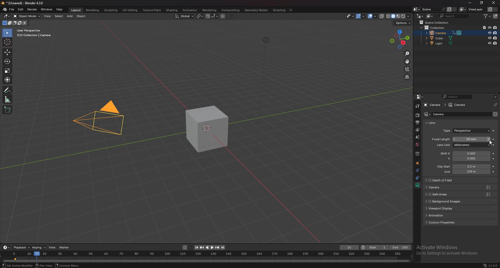  Describe the element at coordinates (432, 105) in the screenshot. I see `camera` at that location.